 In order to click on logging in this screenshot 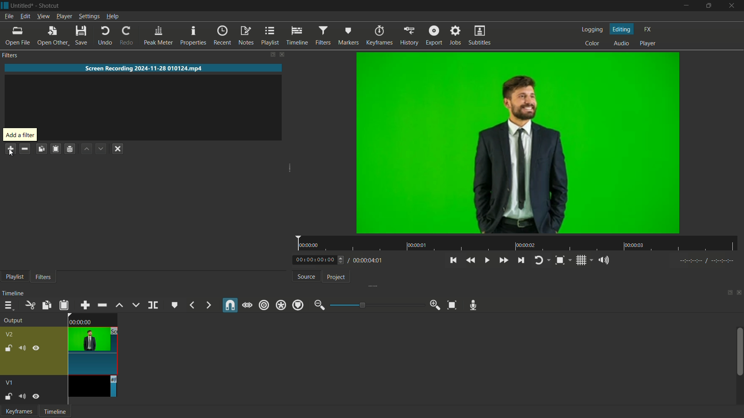, I will do `click(592, 29)`.